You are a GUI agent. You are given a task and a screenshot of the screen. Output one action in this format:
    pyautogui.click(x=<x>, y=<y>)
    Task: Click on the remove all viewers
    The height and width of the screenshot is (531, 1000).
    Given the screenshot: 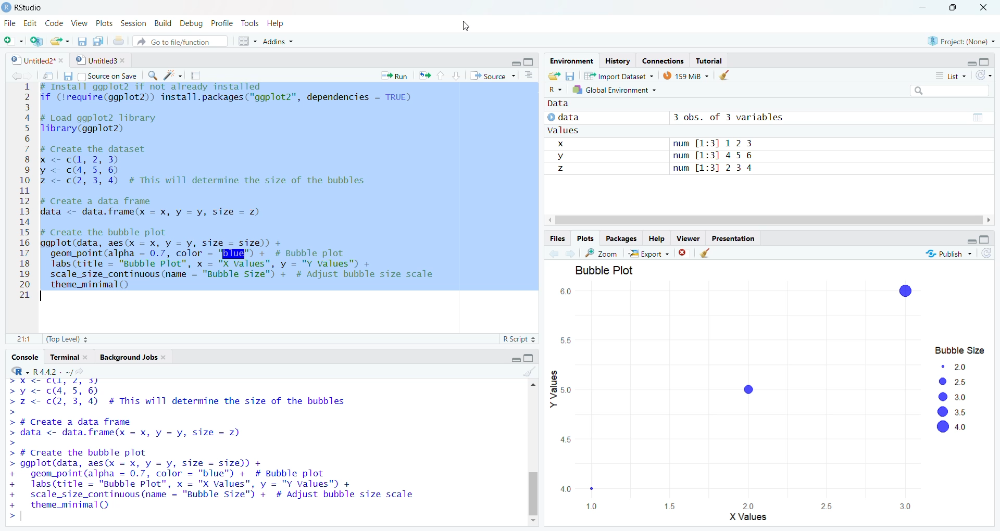 What is the action you would take?
    pyautogui.click(x=684, y=253)
    